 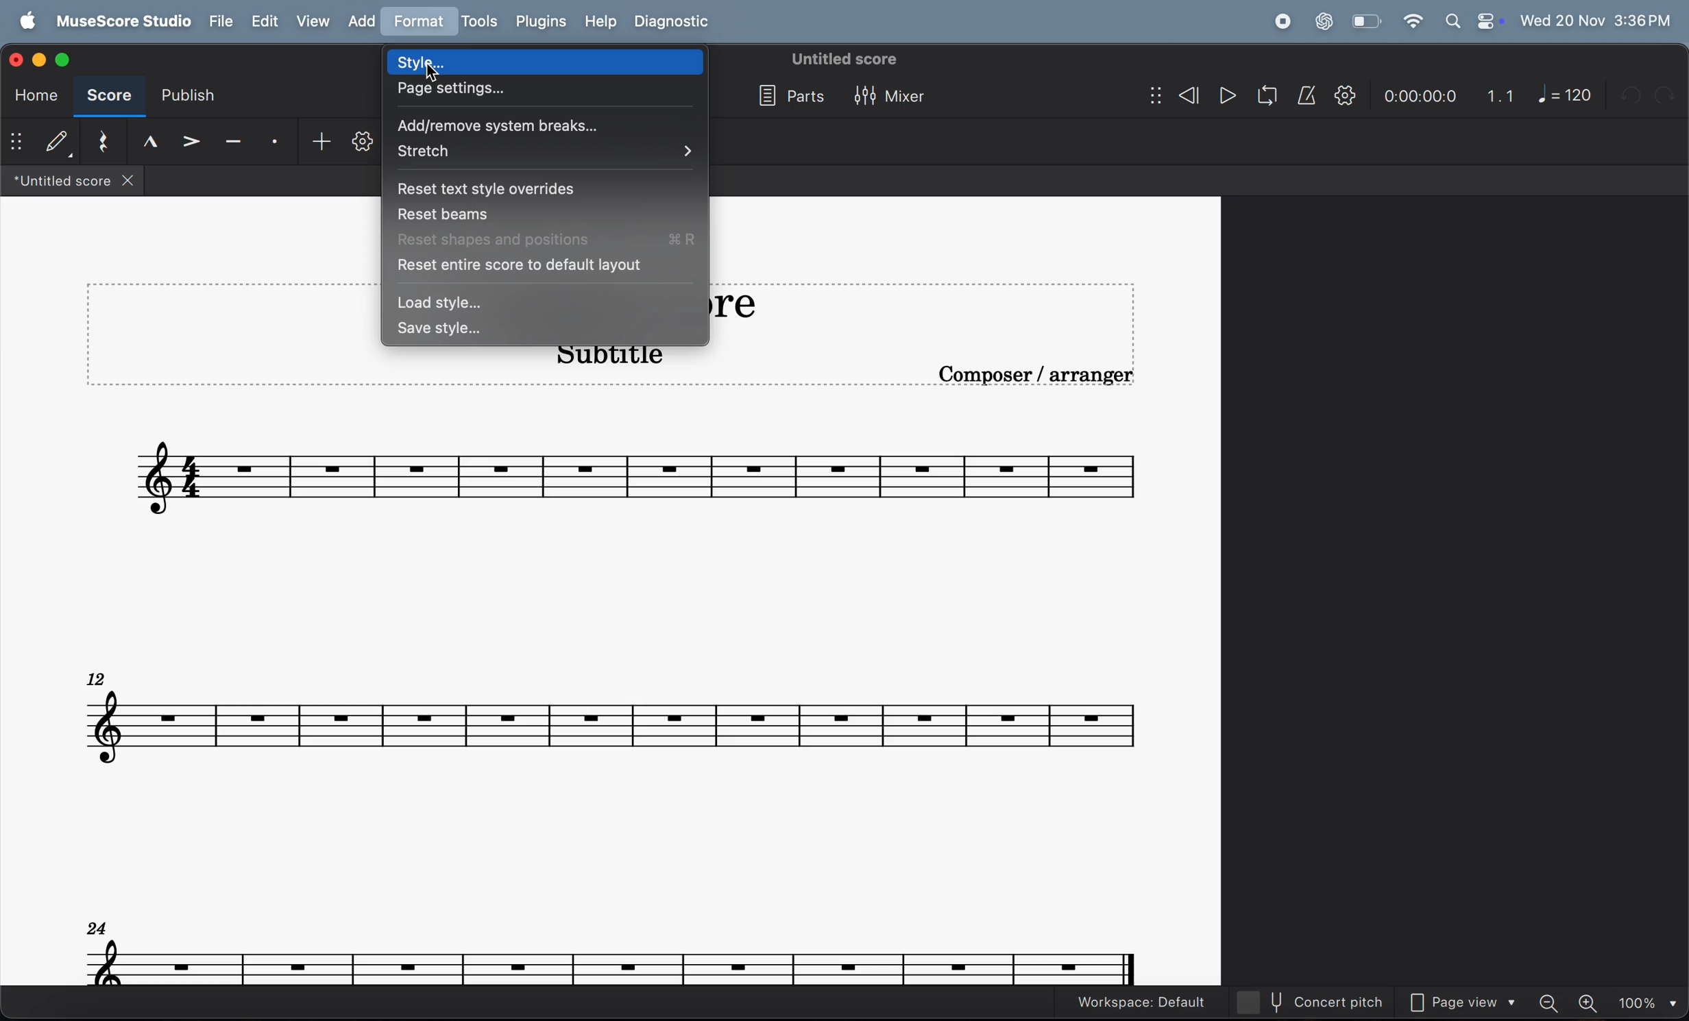 What do you see at coordinates (613, 952) in the screenshot?
I see `notes` at bounding box center [613, 952].